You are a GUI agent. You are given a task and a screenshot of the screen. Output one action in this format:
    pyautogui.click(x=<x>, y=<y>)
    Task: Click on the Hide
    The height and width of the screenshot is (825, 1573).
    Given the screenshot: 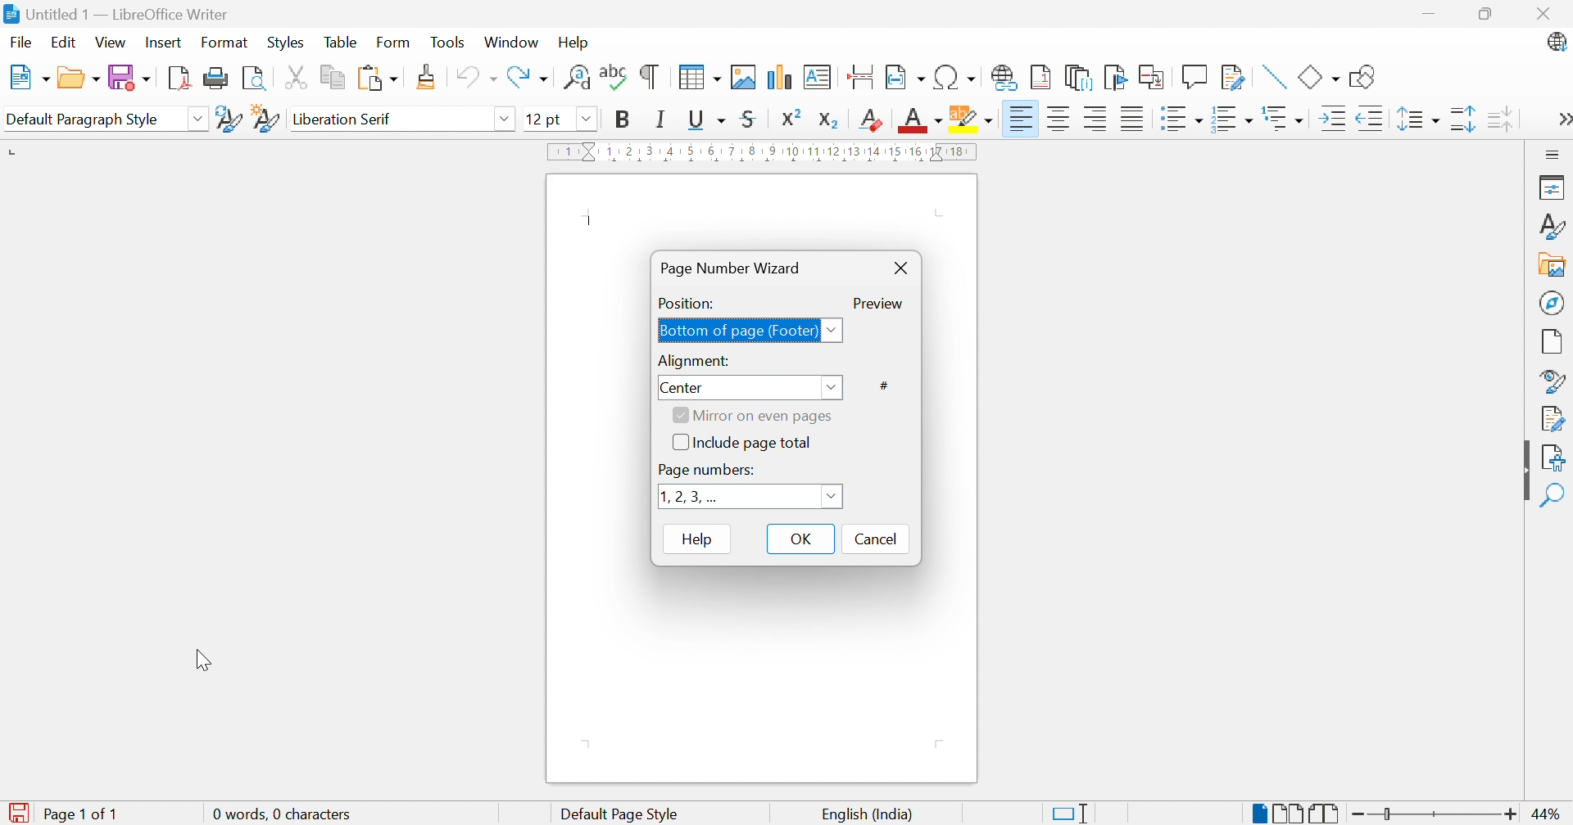 What is the action you would take?
    pyautogui.click(x=1523, y=471)
    